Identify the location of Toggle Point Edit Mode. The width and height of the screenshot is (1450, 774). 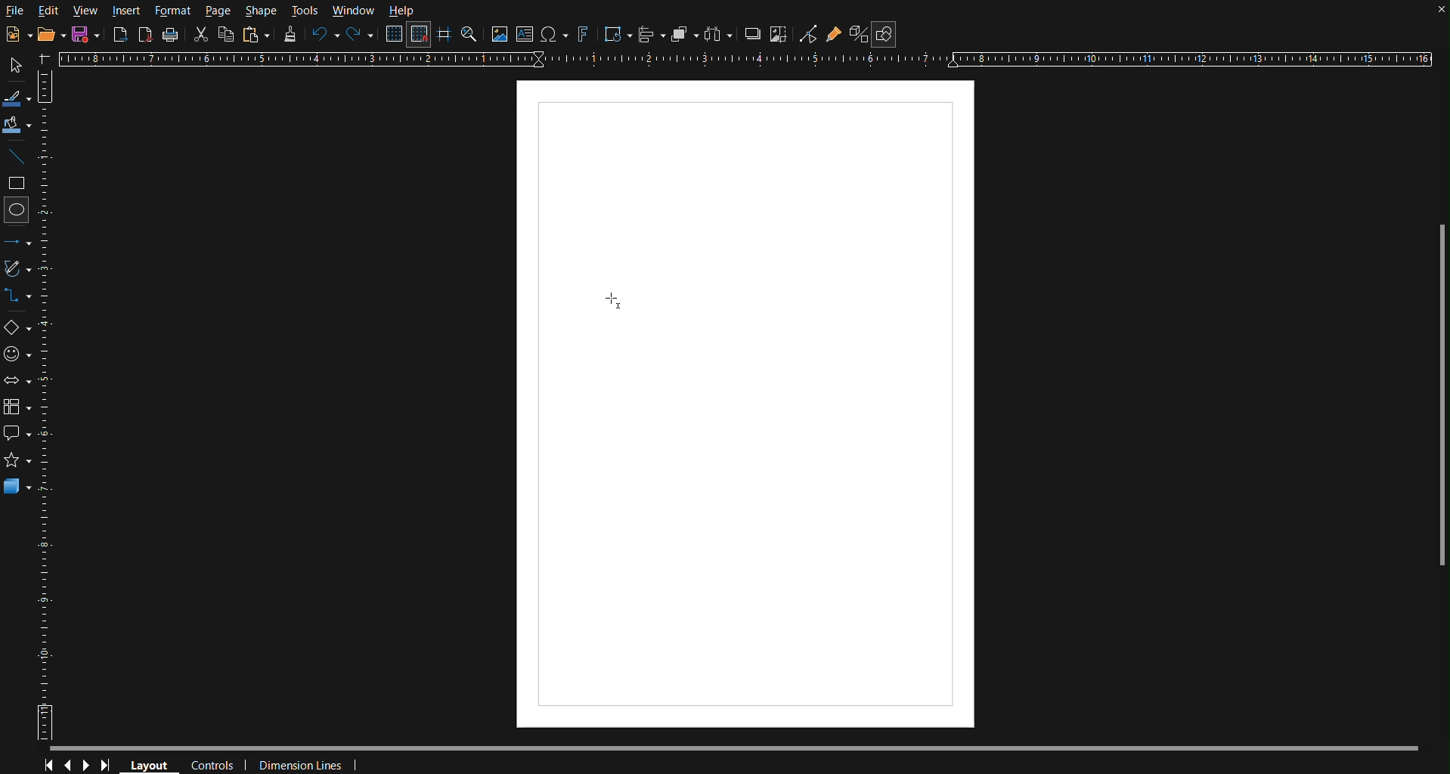
(809, 36).